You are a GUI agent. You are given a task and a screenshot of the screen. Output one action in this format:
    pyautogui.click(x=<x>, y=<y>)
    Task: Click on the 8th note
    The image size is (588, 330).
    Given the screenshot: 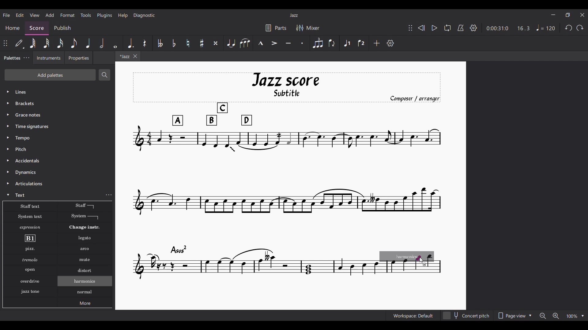 What is the action you would take?
    pyautogui.click(x=74, y=43)
    